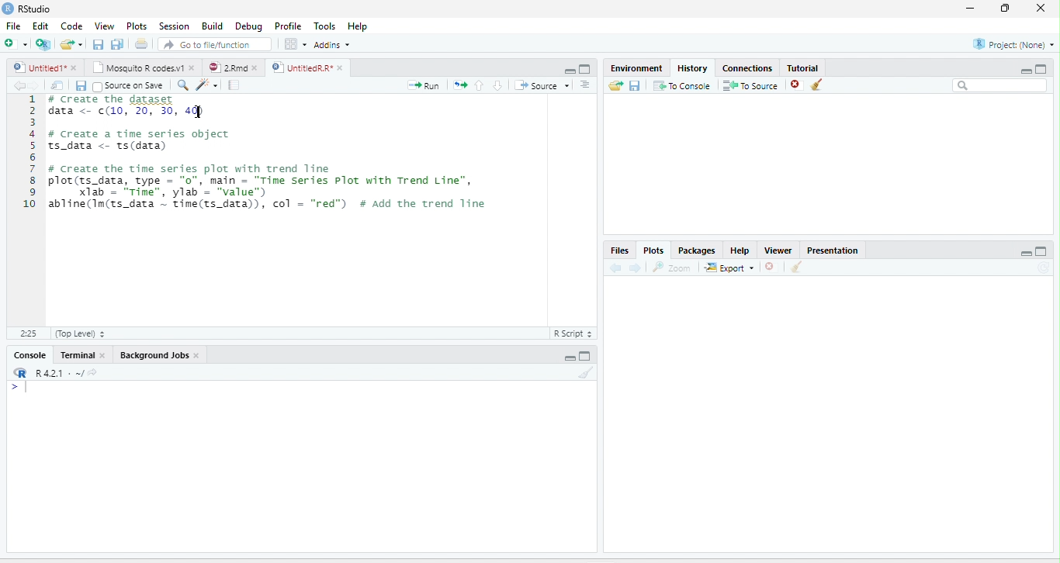 Image resolution: width=1060 pixels, height=563 pixels. I want to click on Find/Replace, so click(183, 85).